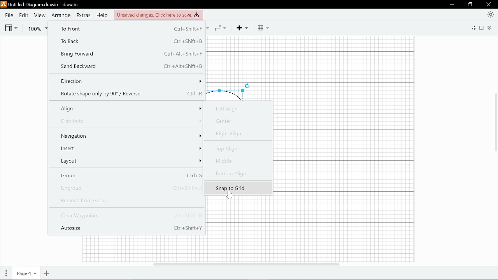 The image size is (498, 280). Describe the element at coordinates (11, 28) in the screenshot. I see `View` at that location.